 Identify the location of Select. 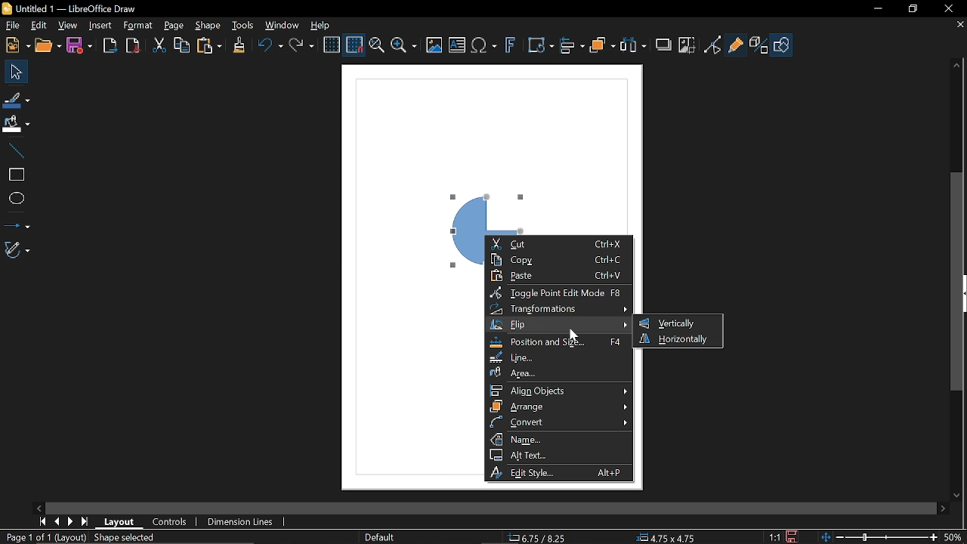
(17, 72).